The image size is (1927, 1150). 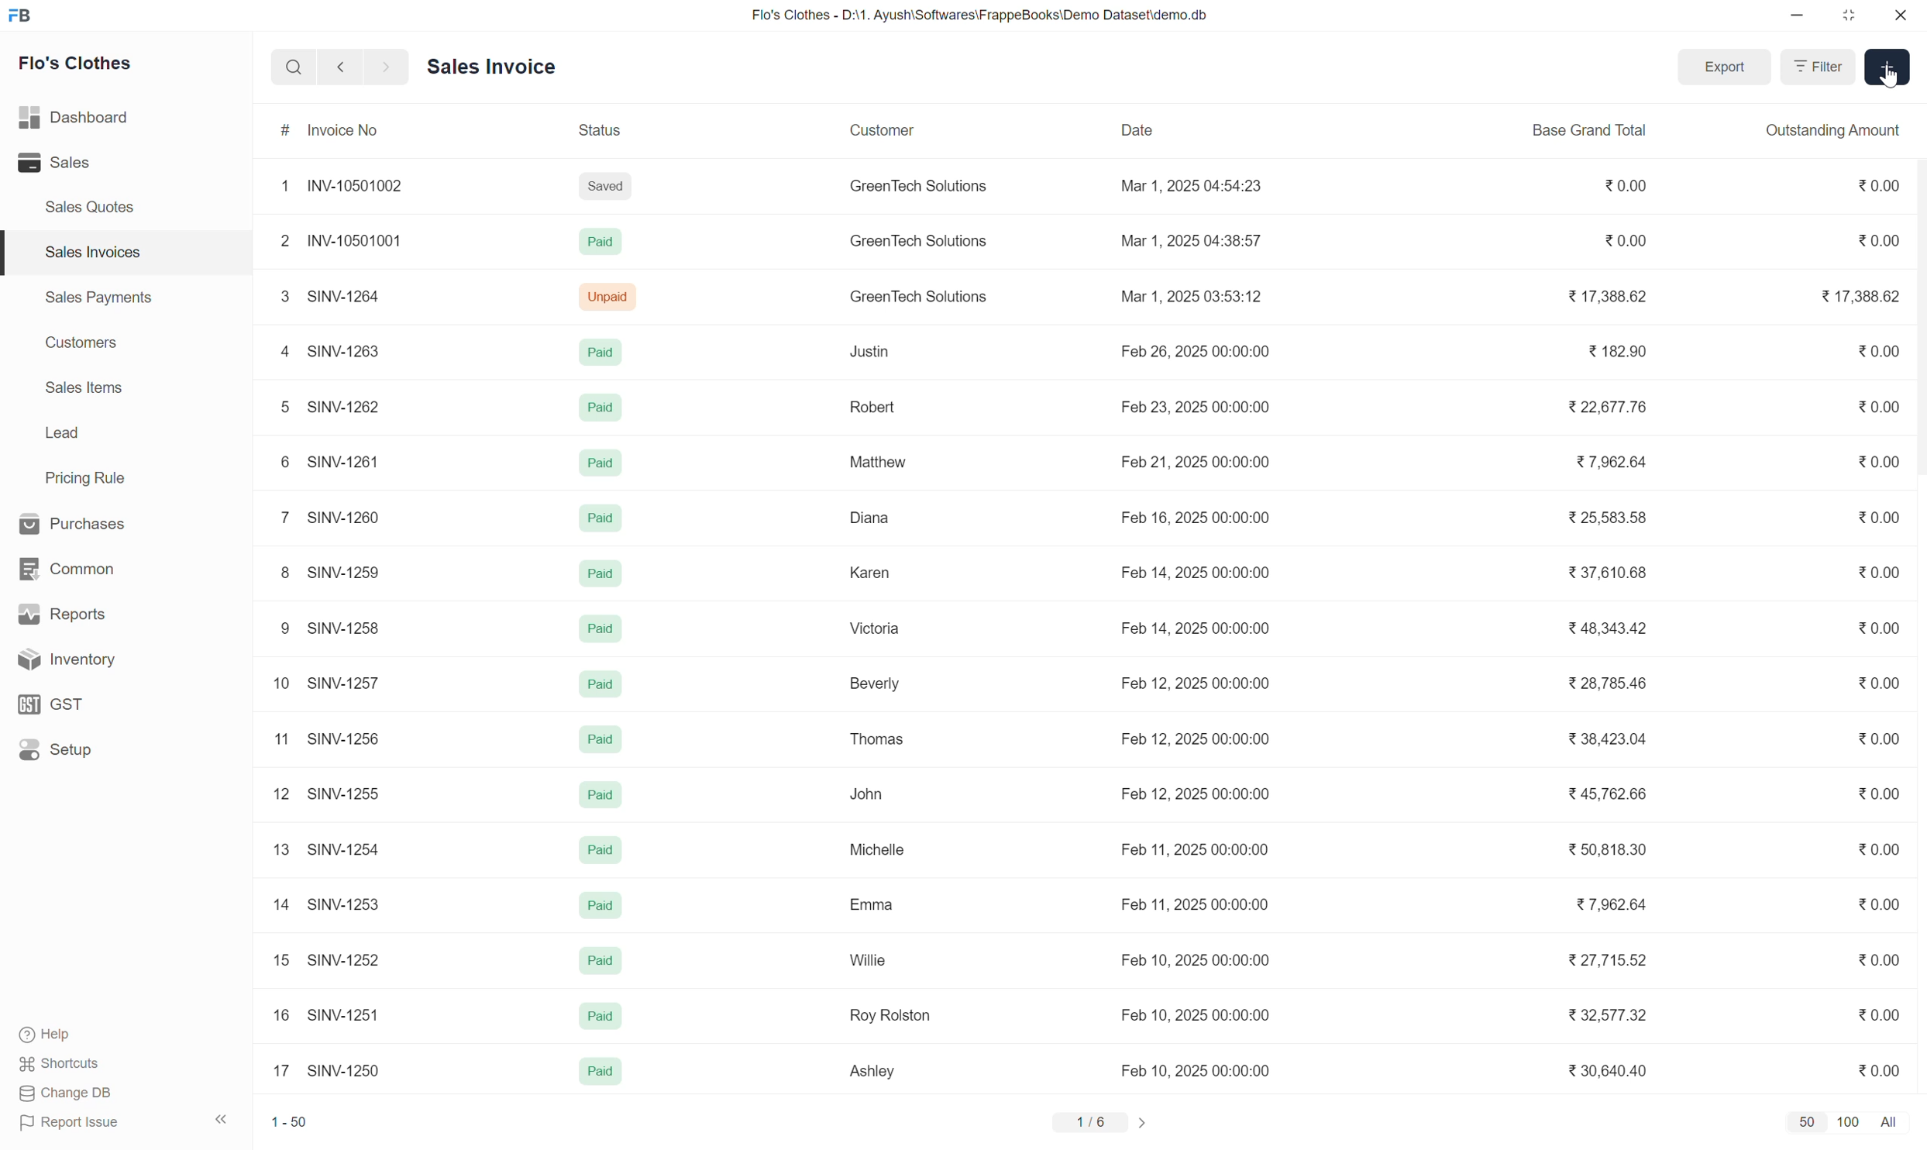 I want to click on ₹0.00, so click(x=1874, y=632).